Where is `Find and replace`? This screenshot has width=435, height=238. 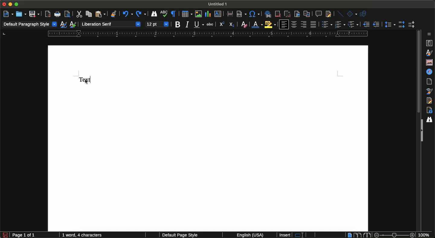 Find and replace is located at coordinates (154, 15).